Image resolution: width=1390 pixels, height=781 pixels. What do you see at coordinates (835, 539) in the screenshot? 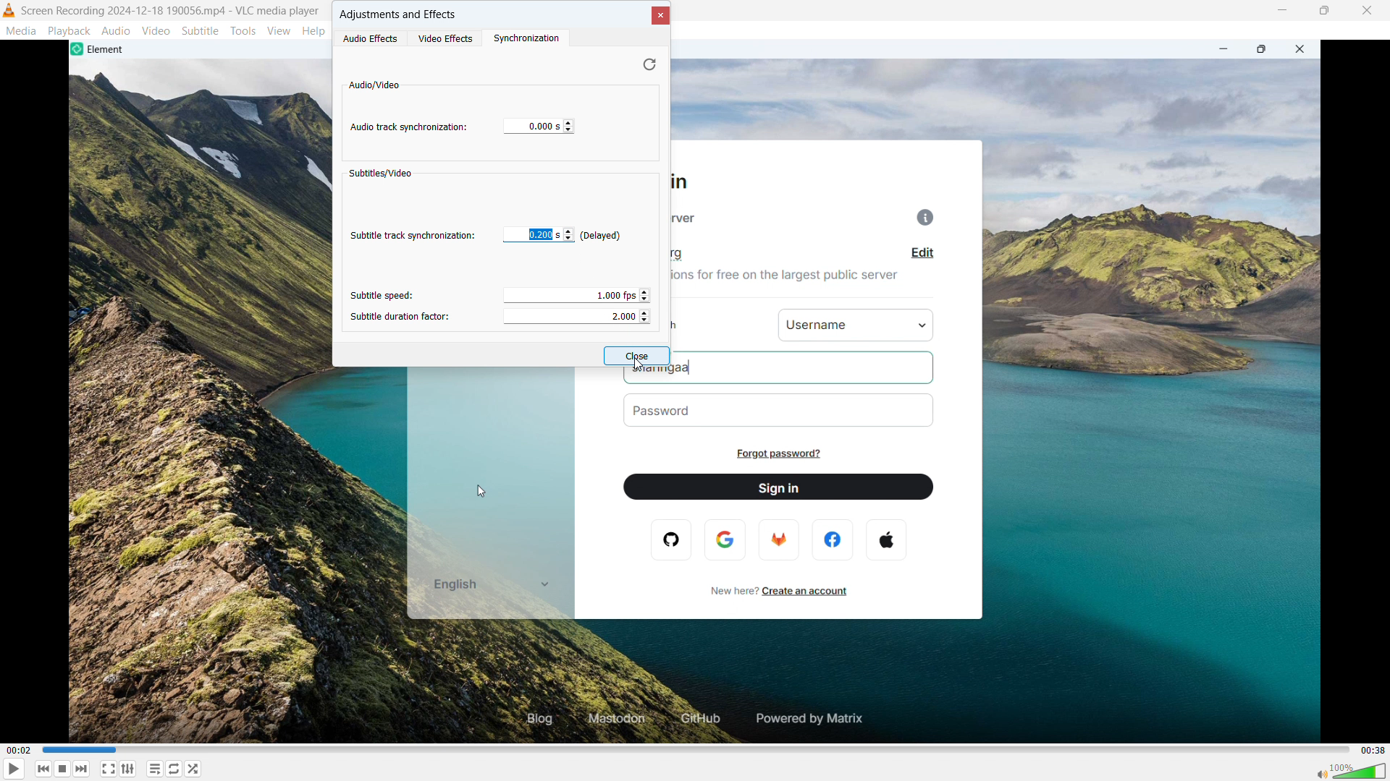
I see `facebook logo` at bounding box center [835, 539].